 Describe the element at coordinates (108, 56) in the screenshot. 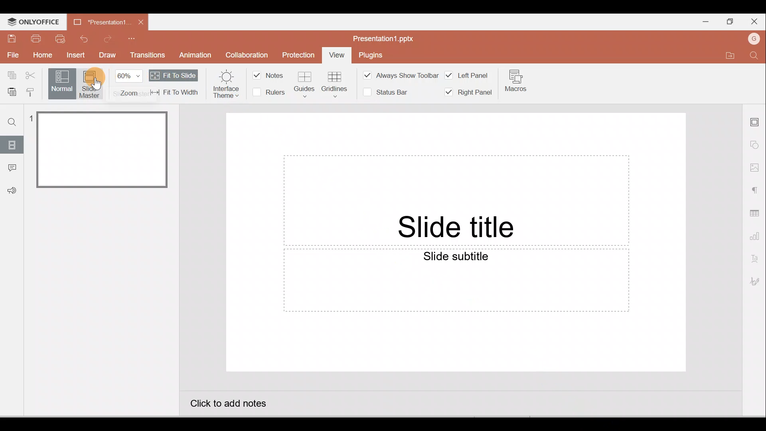

I see `Draw` at that location.